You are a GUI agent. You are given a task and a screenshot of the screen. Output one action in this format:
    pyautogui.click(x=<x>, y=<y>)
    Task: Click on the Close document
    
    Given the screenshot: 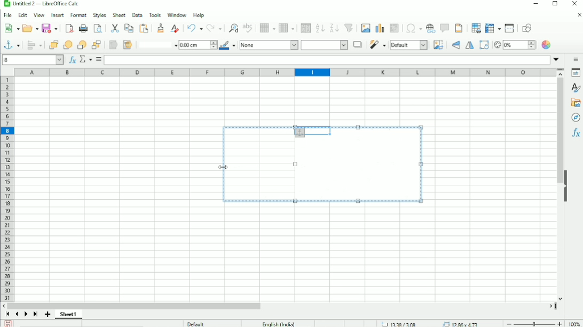 What is the action you would take?
    pyautogui.click(x=577, y=15)
    